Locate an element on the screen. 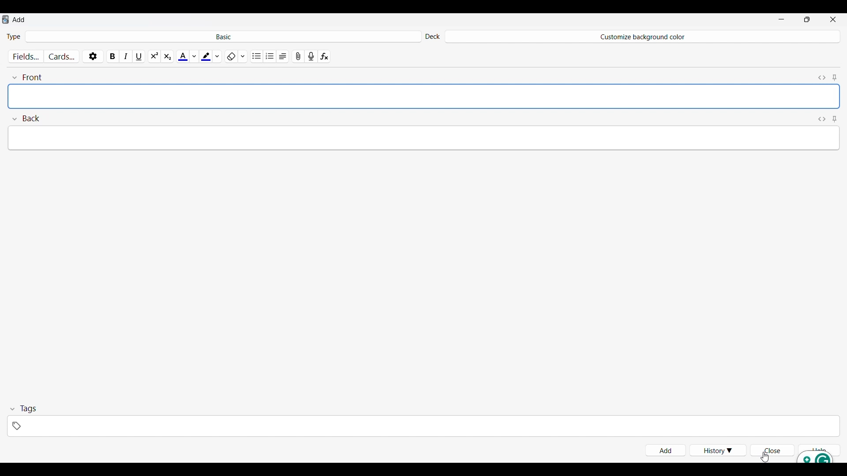 Image resolution: width=847 pixels, height=476 pixels. Attach pictures/audio/video is located at coordinates (298, 55).